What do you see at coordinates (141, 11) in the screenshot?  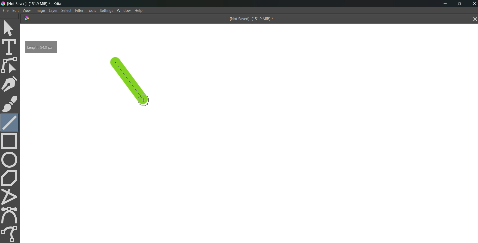 I see `Help` at bounding box center [141, 11].